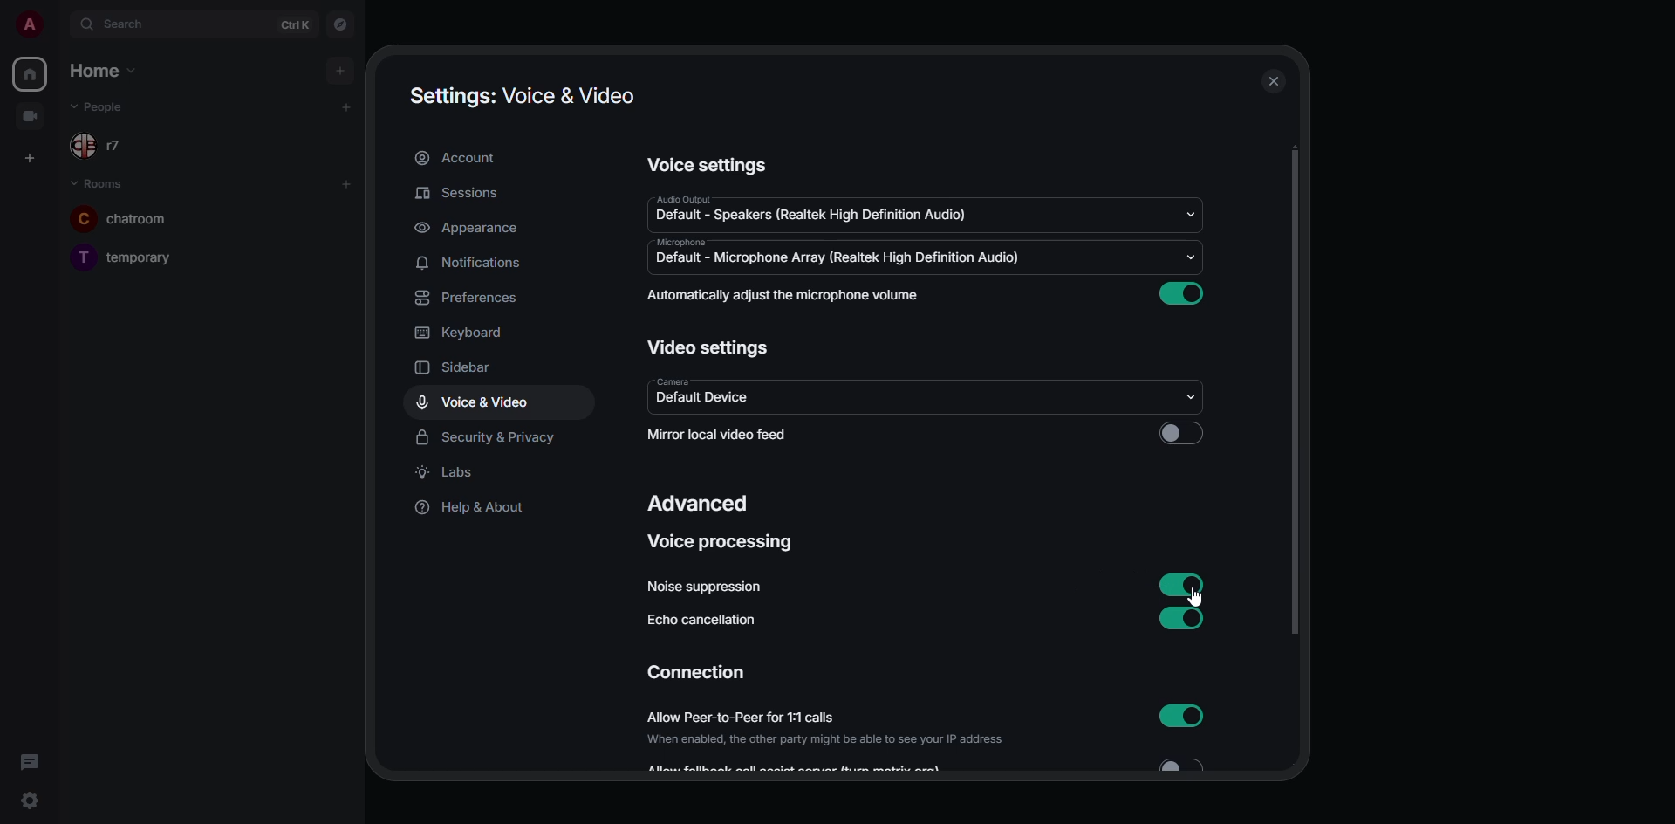 The width and height of the screenshot is (1675, 824). Describe the element at coordinates (345, 183) in the screenshot. I see `add` at that location.